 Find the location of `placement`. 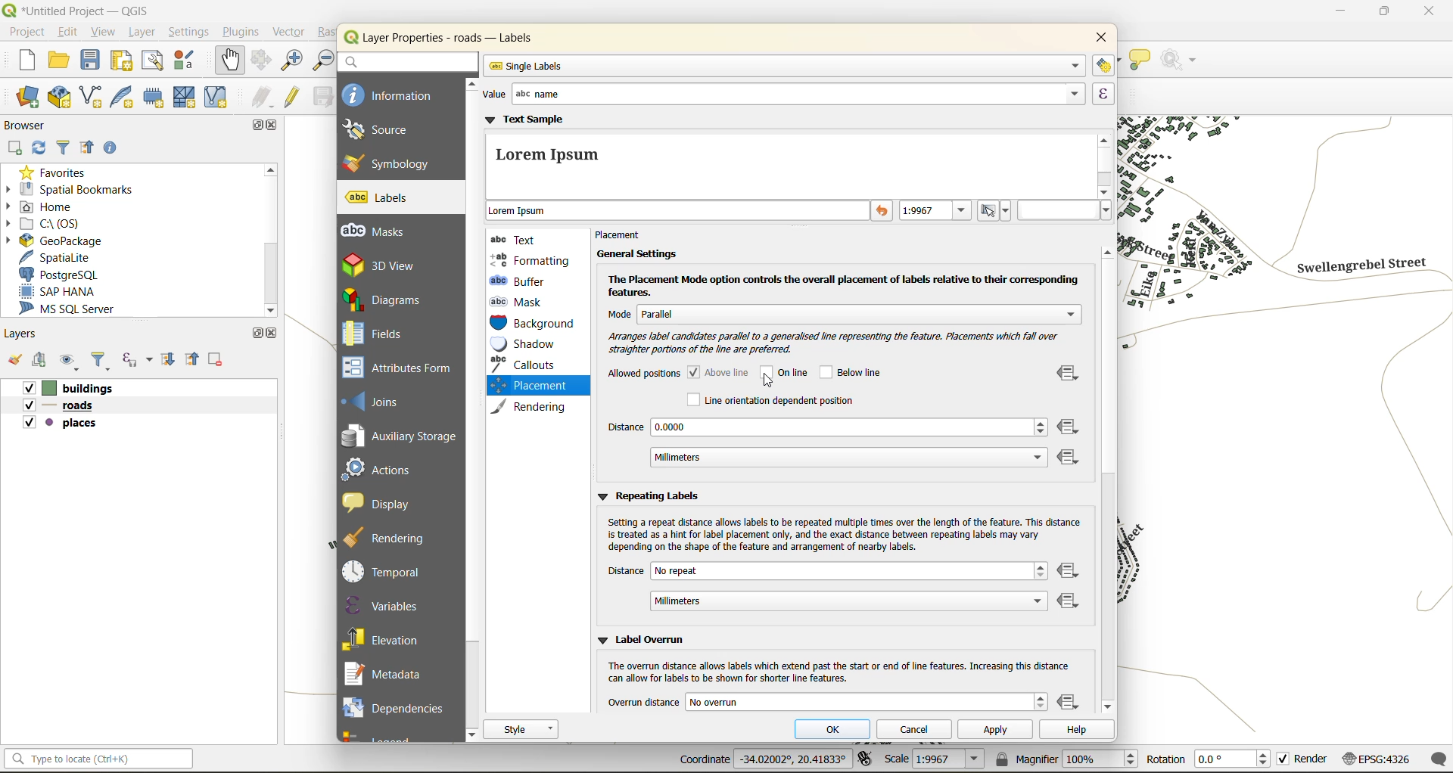

placement is located at coordinates (624, 236).